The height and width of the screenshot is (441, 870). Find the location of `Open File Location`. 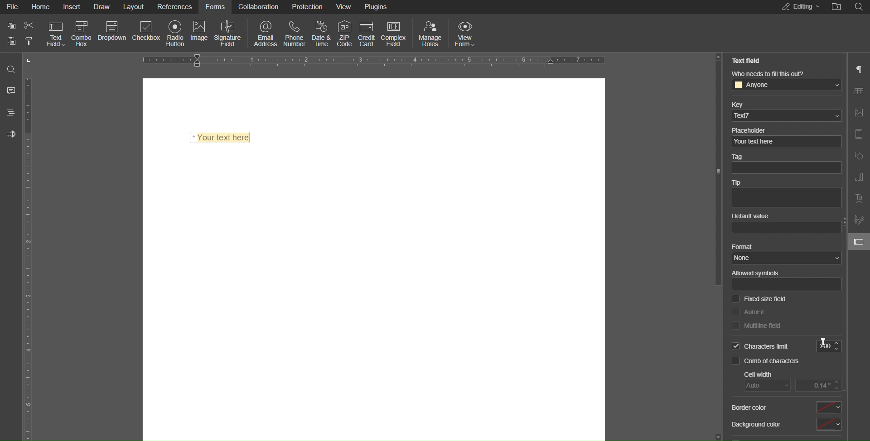

Open File Location is located at coordinates (837, 7).